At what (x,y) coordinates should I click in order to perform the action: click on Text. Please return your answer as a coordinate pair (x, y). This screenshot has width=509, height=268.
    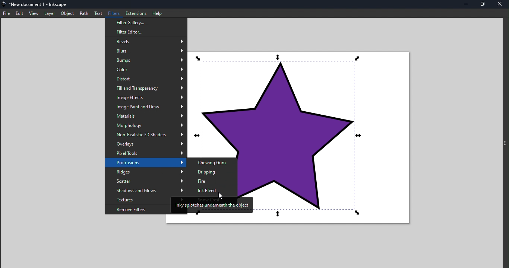
    Looking at the image, I should click on (99, 13).